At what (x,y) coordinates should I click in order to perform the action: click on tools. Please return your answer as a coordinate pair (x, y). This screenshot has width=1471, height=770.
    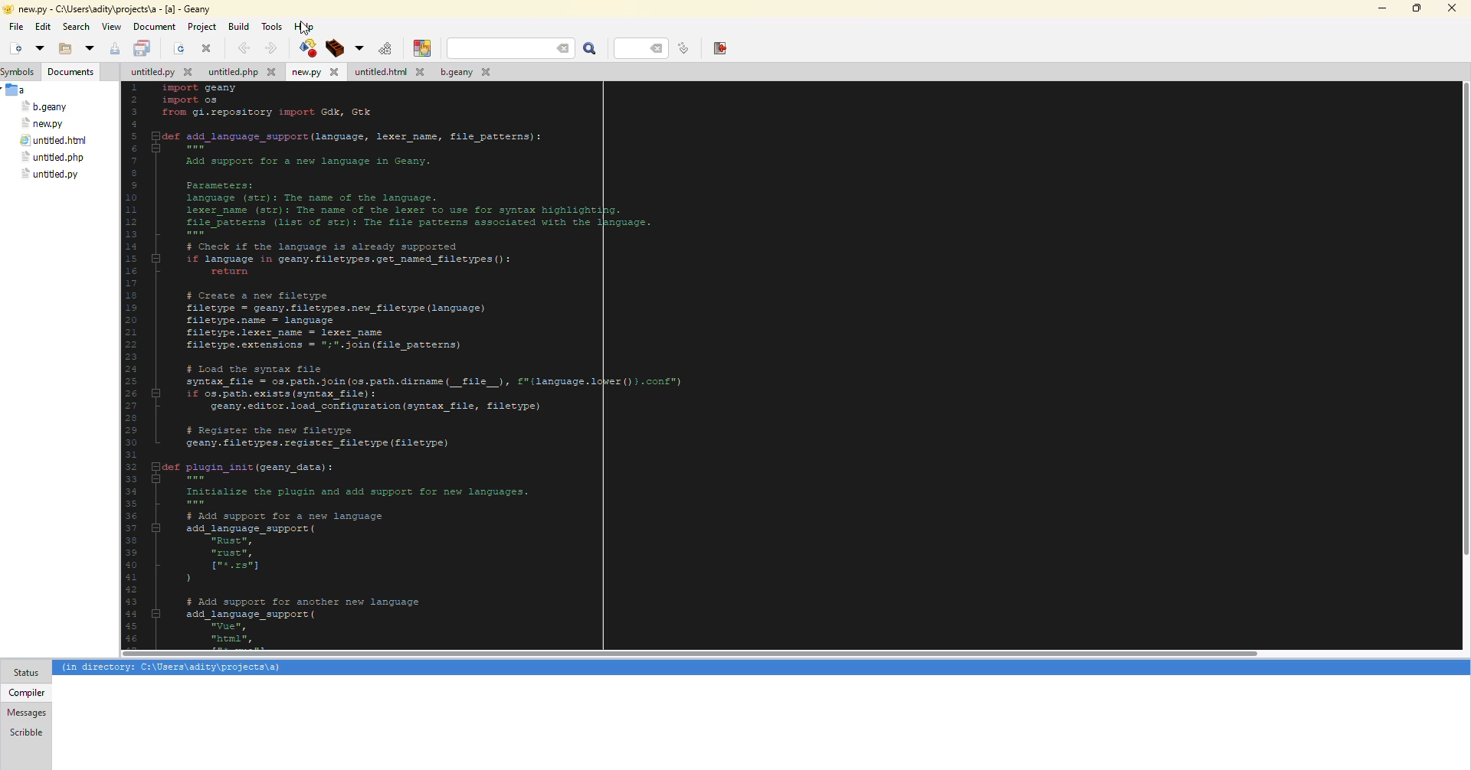
    Looking at the image, I should click on (274, 25).